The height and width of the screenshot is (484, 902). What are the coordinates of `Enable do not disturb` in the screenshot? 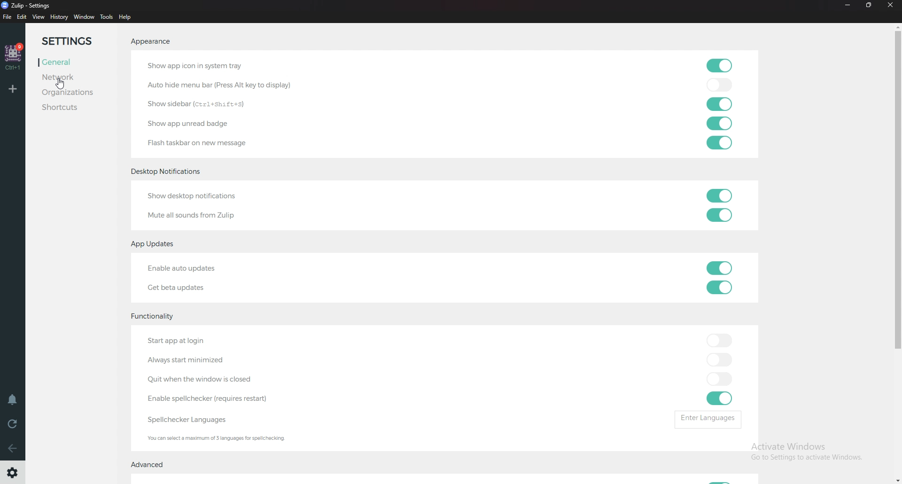 It's located at (13, 400).